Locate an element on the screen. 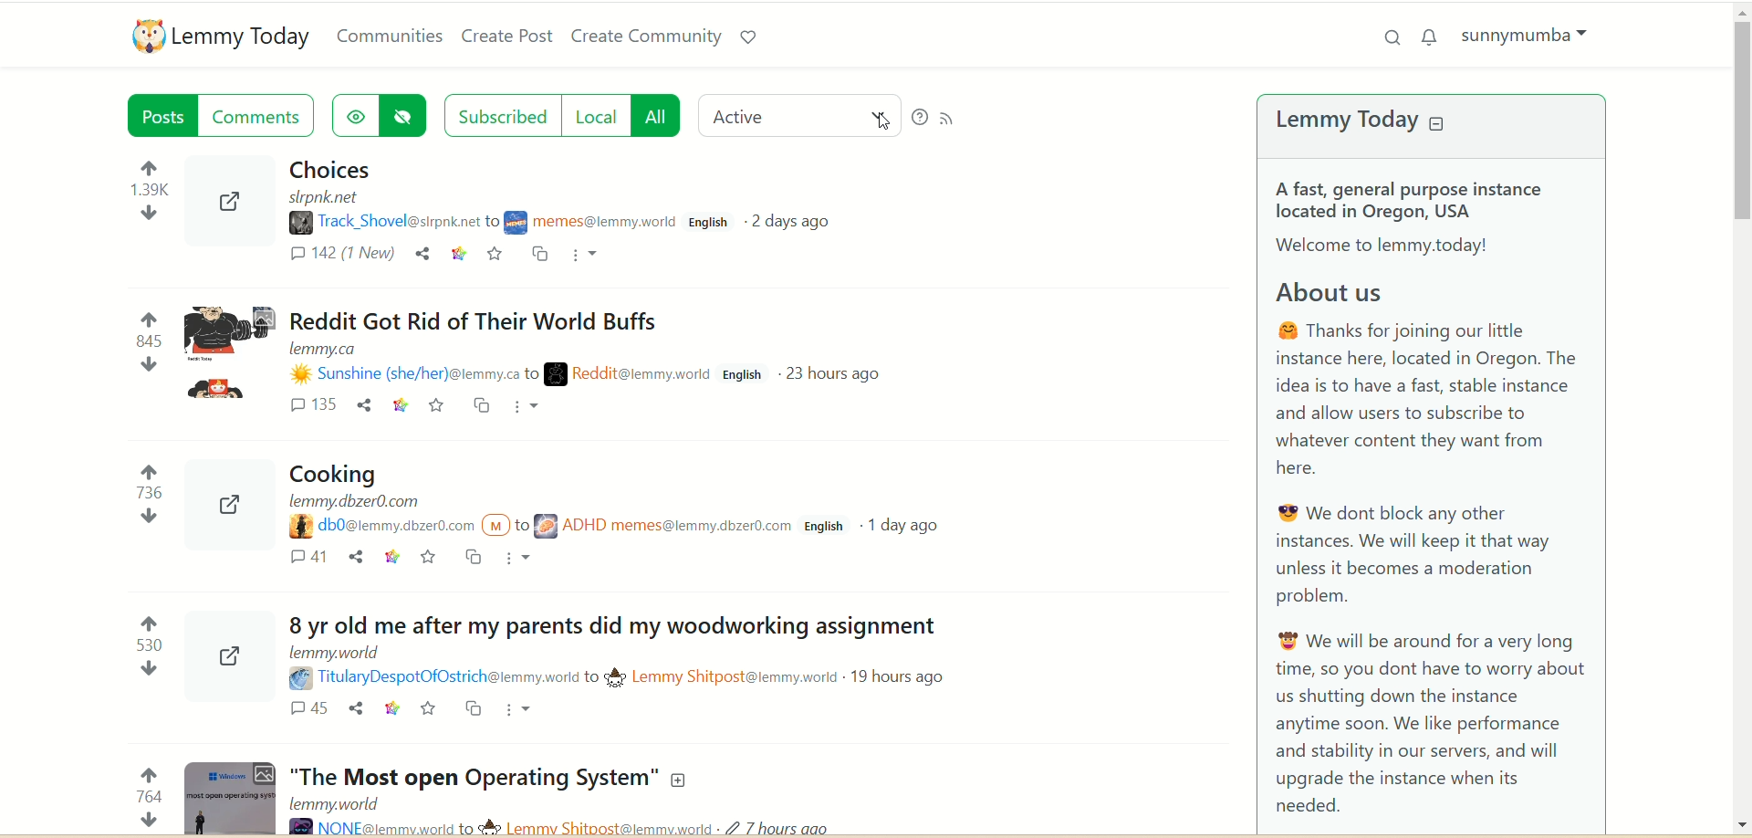 The width and height of the screenshot is (1752, 838). RSS is located at coordinates (954, 115).